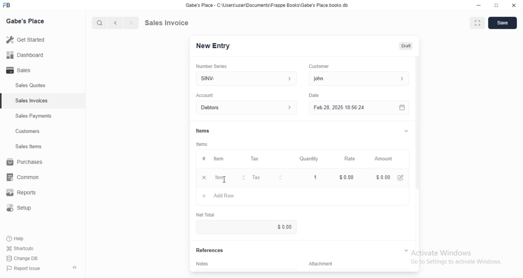 This screenshot has width=523, height=278. Describe the element at coordinates (216, 46) in the screenshot. I see `New Entry` at that location.